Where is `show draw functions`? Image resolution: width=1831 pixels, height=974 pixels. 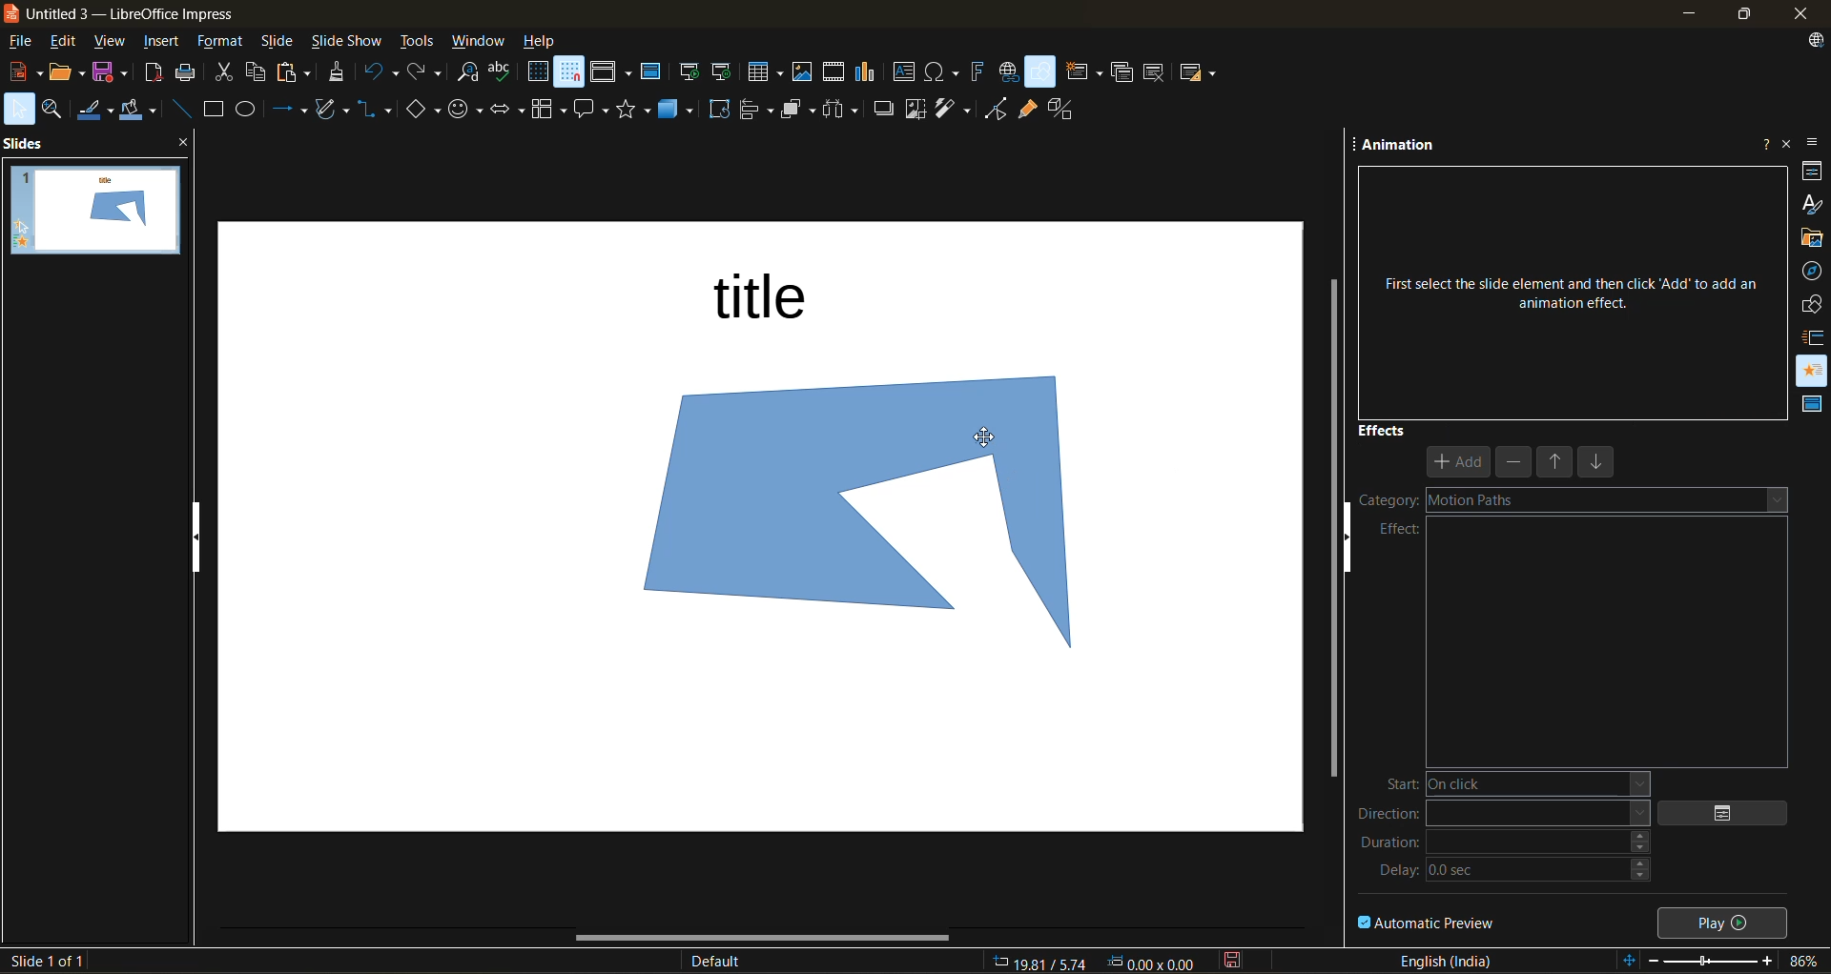 show draw functions is located at coordinates (1041, 72).